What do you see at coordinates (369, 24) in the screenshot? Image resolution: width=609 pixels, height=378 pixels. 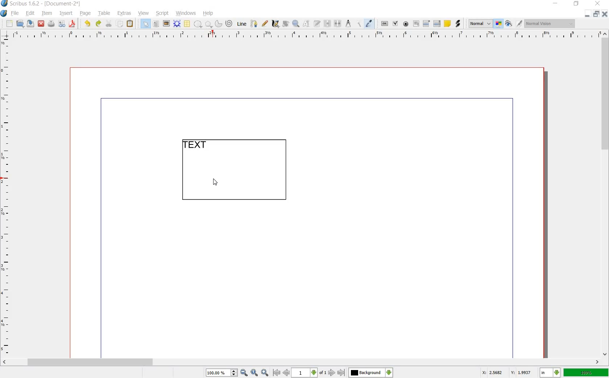 I see `eye dropper` at bounding box center [369, 24].